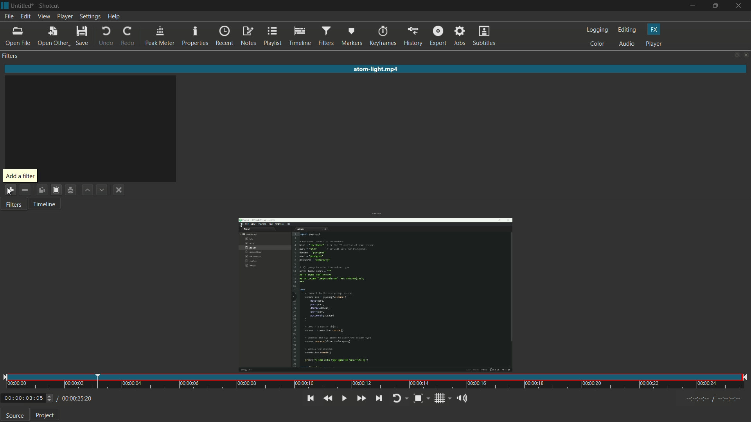 The image size is (751, 422). What do you see at coordinates (328, 398) in the screenshot?
I see `play quickly backward` at bounding box center [328, 398].